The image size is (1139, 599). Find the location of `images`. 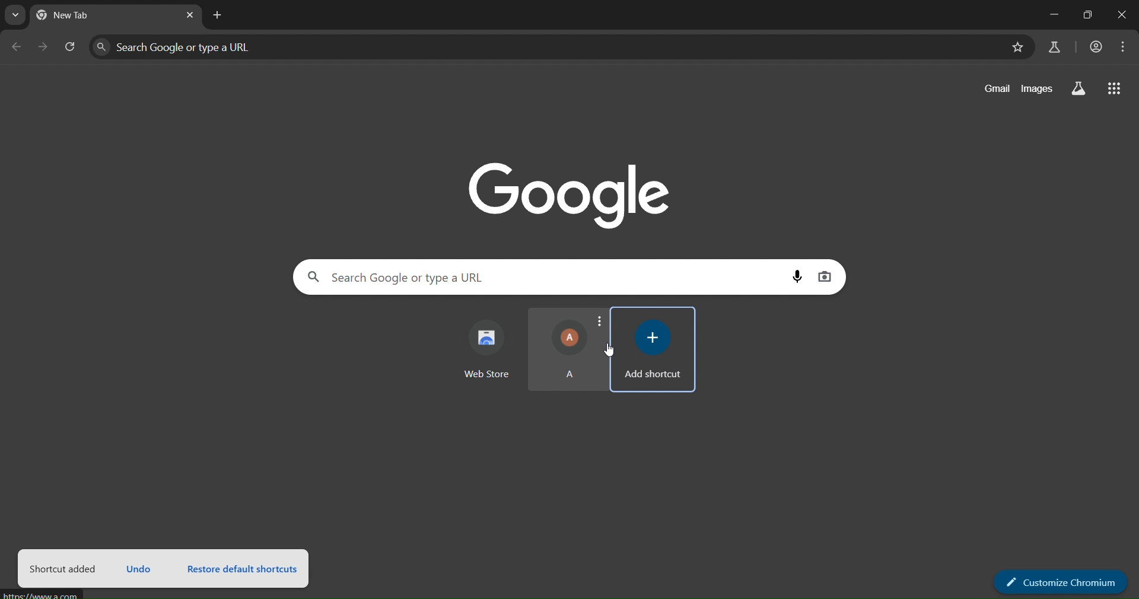

images is located at coordinates (1037, 87).